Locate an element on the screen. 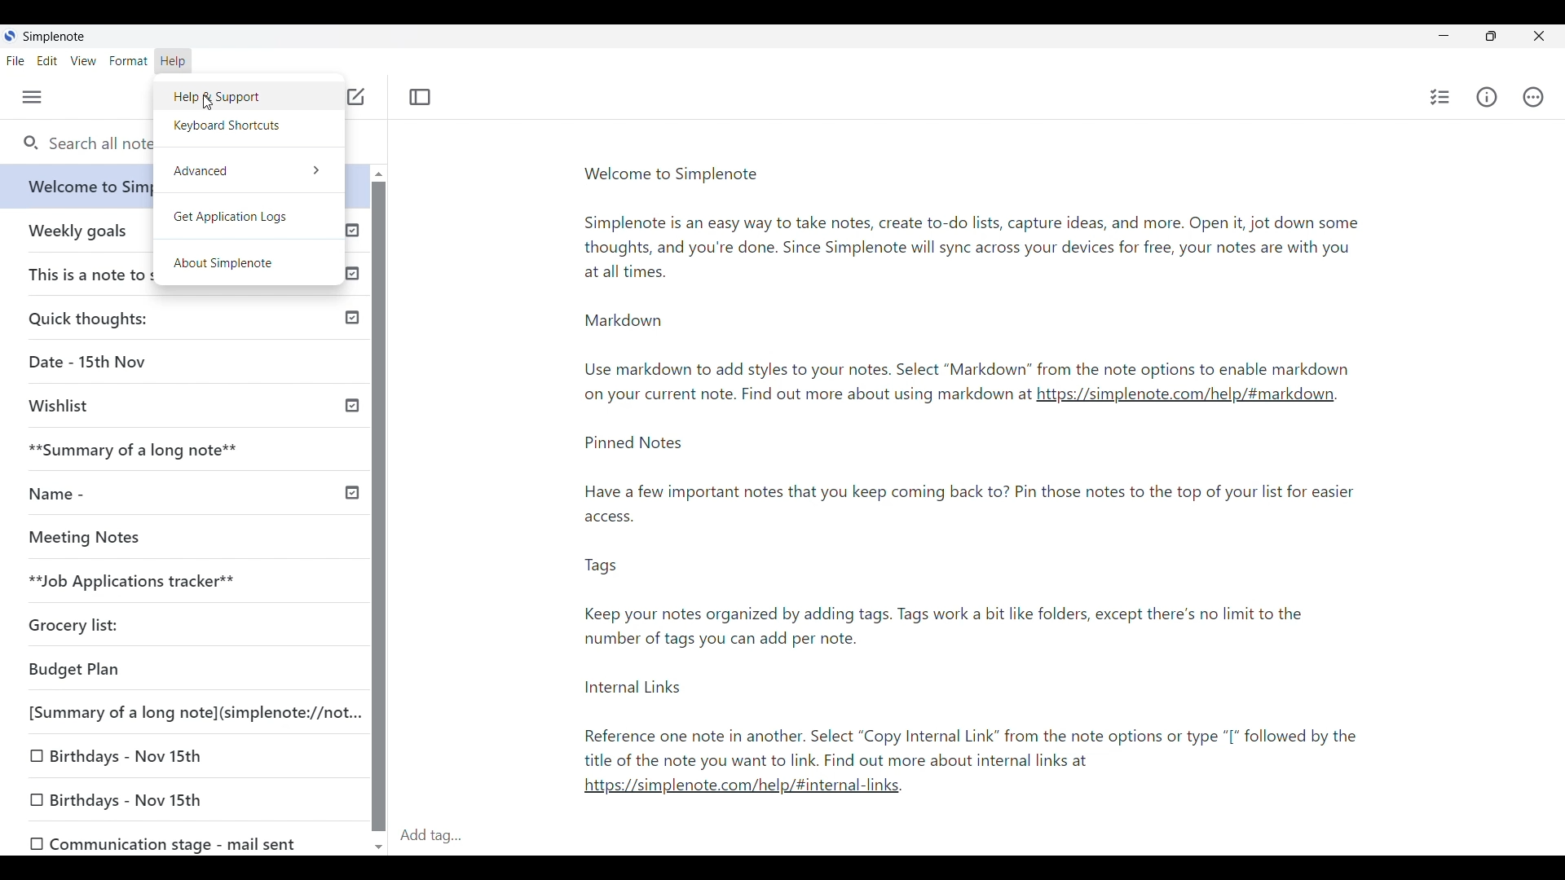  Click to type in tags is located at coordinates (976, 837).